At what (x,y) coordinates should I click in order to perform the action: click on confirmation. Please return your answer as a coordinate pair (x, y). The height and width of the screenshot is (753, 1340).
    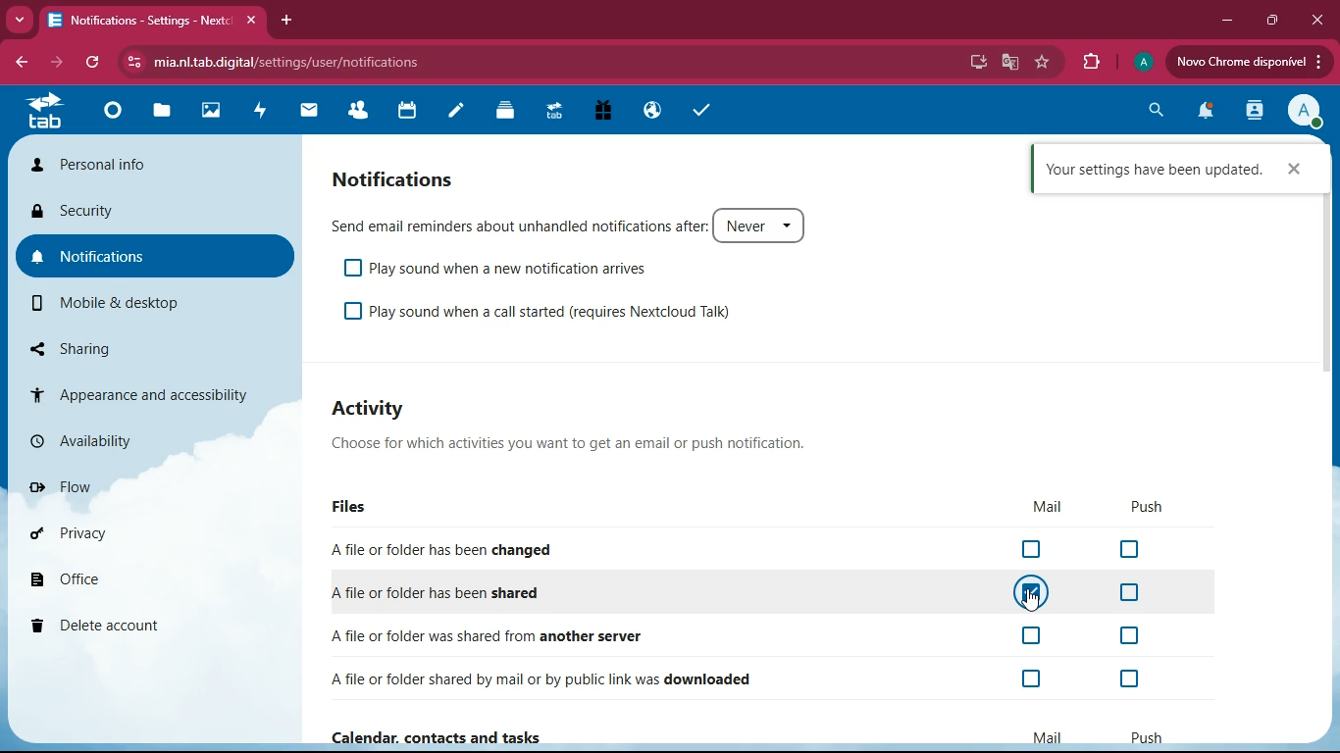
    Looking at the image, I should click on (1149, 168).